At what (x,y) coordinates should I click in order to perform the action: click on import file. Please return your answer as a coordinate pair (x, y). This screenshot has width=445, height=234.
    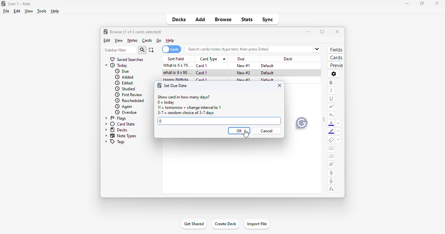
    Looking at the image, I should click on (257, 224).